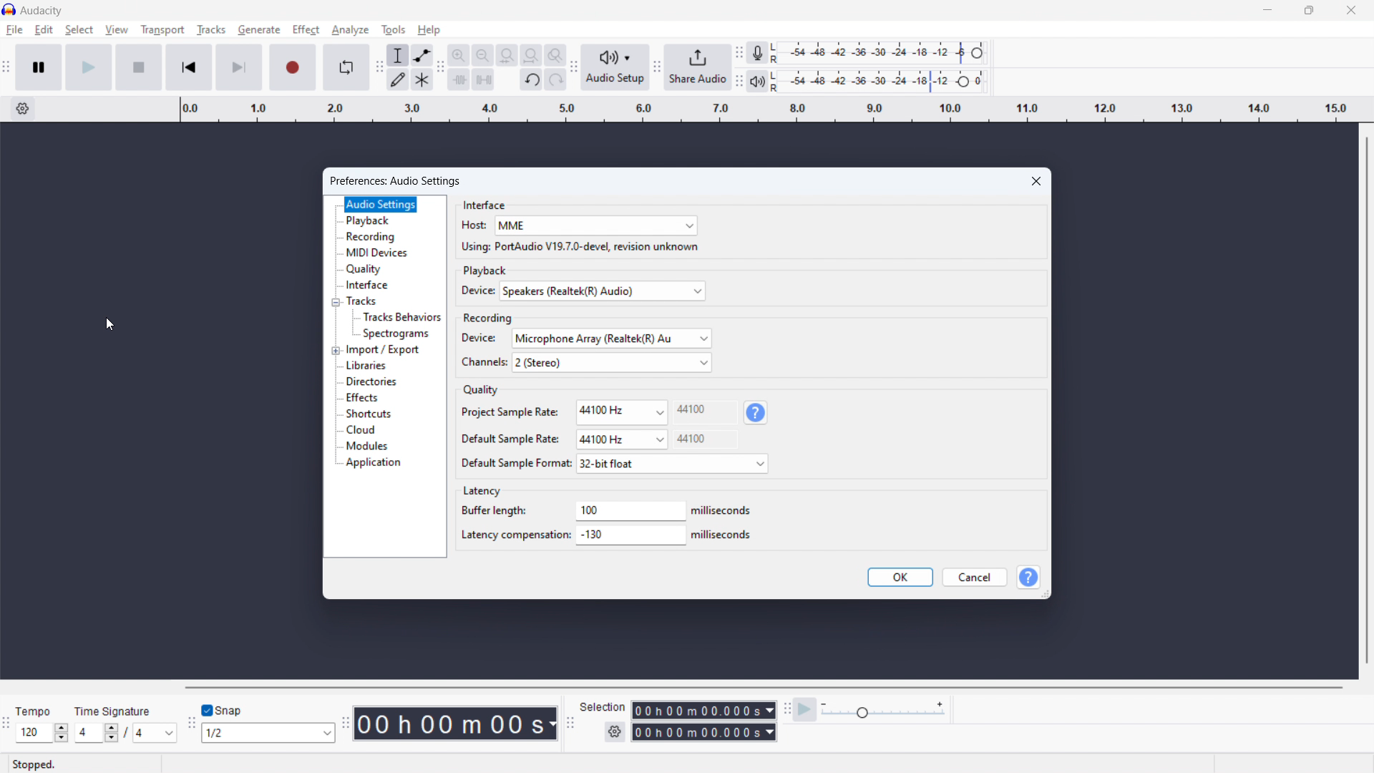 The image size is (1374, 773). Describe the element at coordinates (481, 491) in the screenshot. I see `latency` at that location.